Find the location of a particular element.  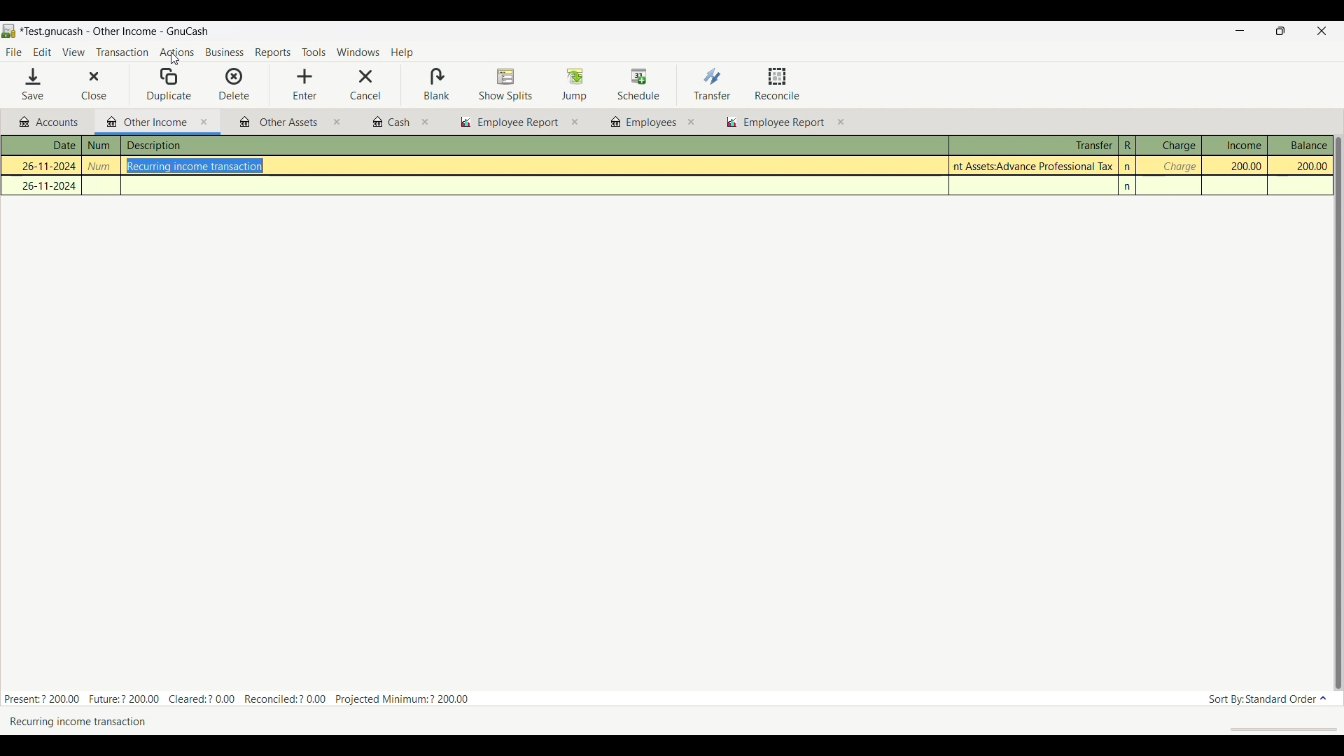

Income column is located at coordinates (1234, 145).